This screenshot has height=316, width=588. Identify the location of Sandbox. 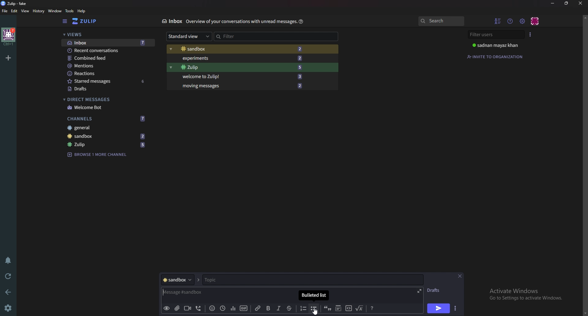
(239, 49).